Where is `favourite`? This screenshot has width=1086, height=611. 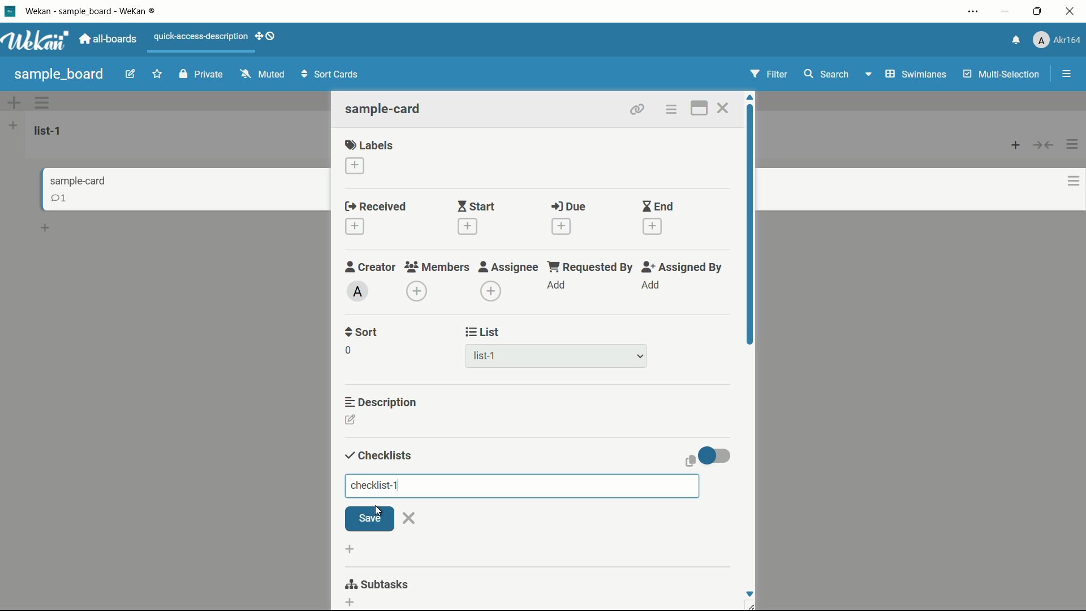
favourite is located at coordinates (157, 72).